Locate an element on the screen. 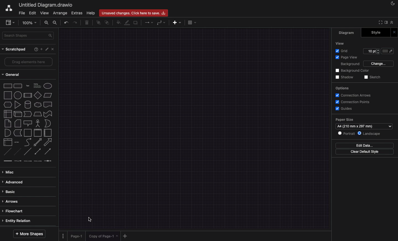 The image size is (398, 241). full screen is located at coordinates (381, 22).